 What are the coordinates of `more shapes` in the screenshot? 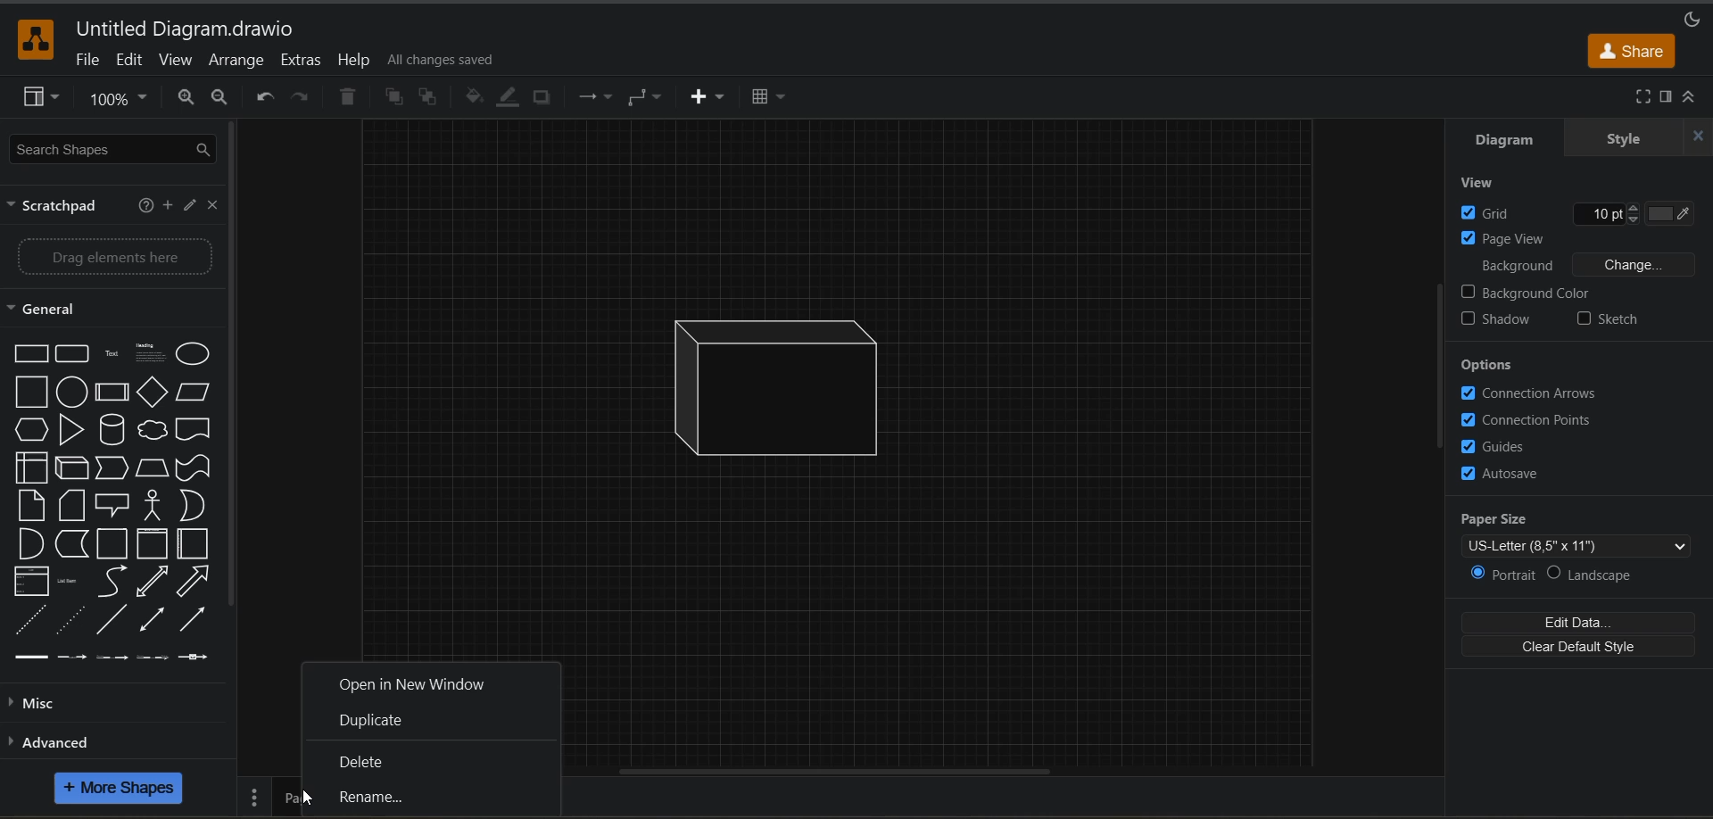 It's located at (119, 788).